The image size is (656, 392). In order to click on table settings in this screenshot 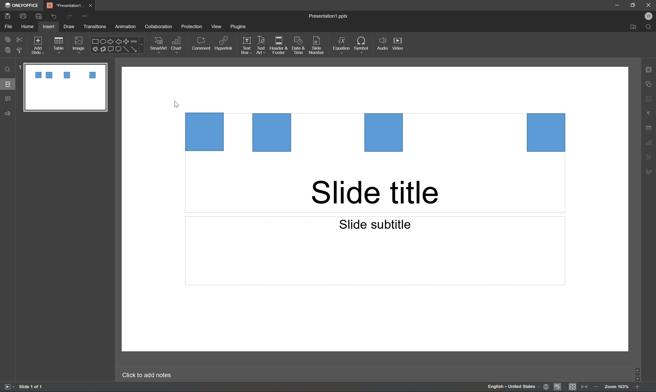, I will do `click(649, 127)`.